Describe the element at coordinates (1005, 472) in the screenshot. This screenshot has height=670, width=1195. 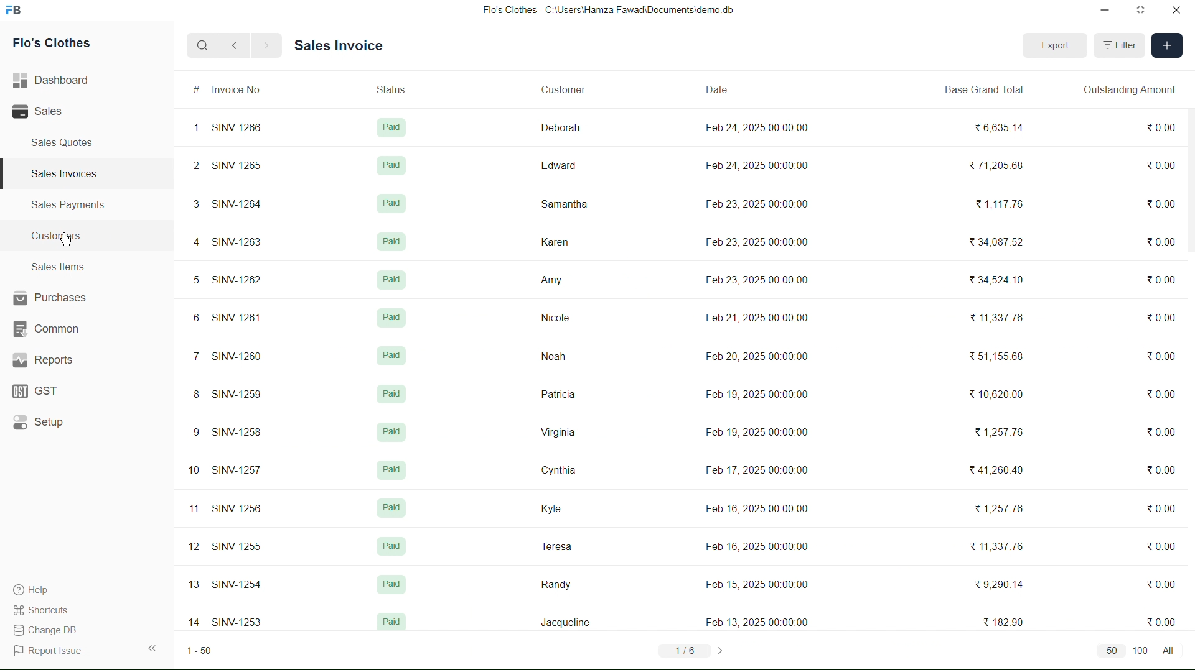
I see `41,260.40` at that location.